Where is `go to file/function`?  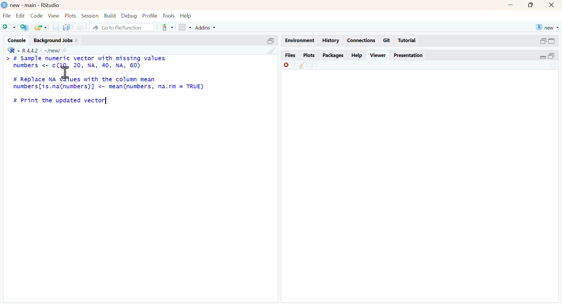
go to file/function is located at coordinates (122, 27).